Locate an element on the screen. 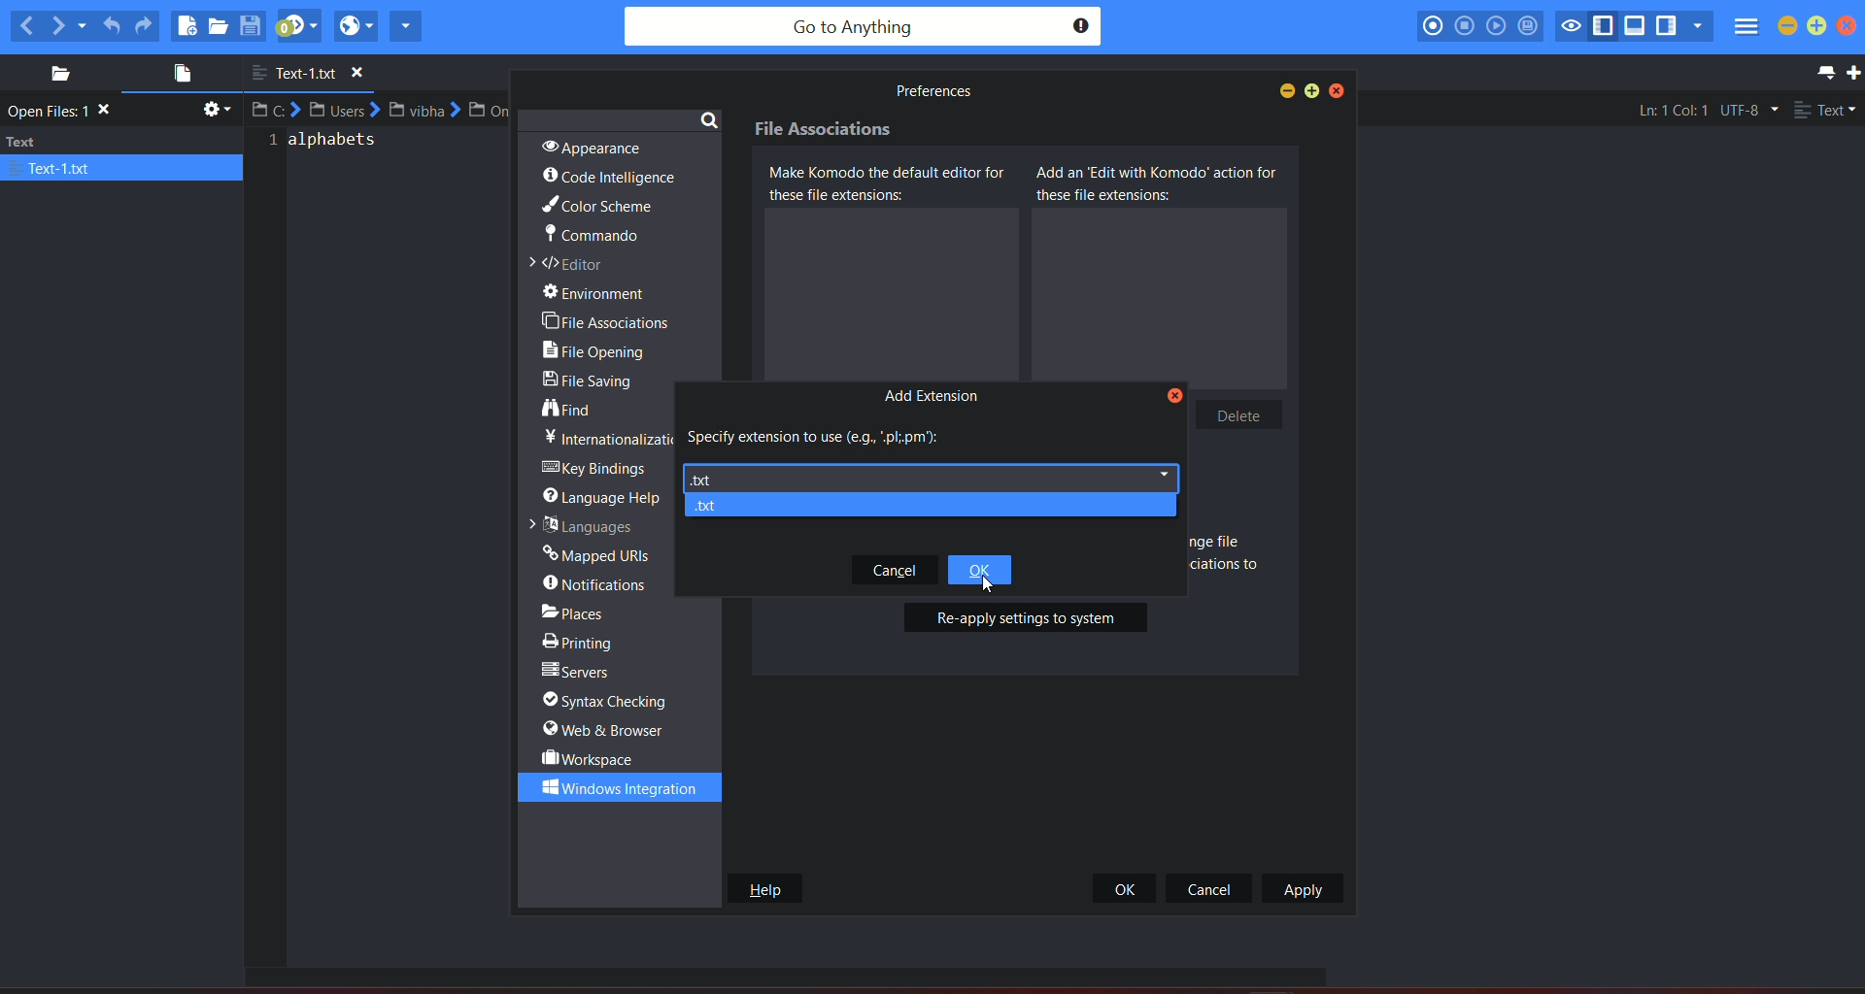 The height and width of the screenshot is (994, 1865). language help is located at coordinates (608, 495).